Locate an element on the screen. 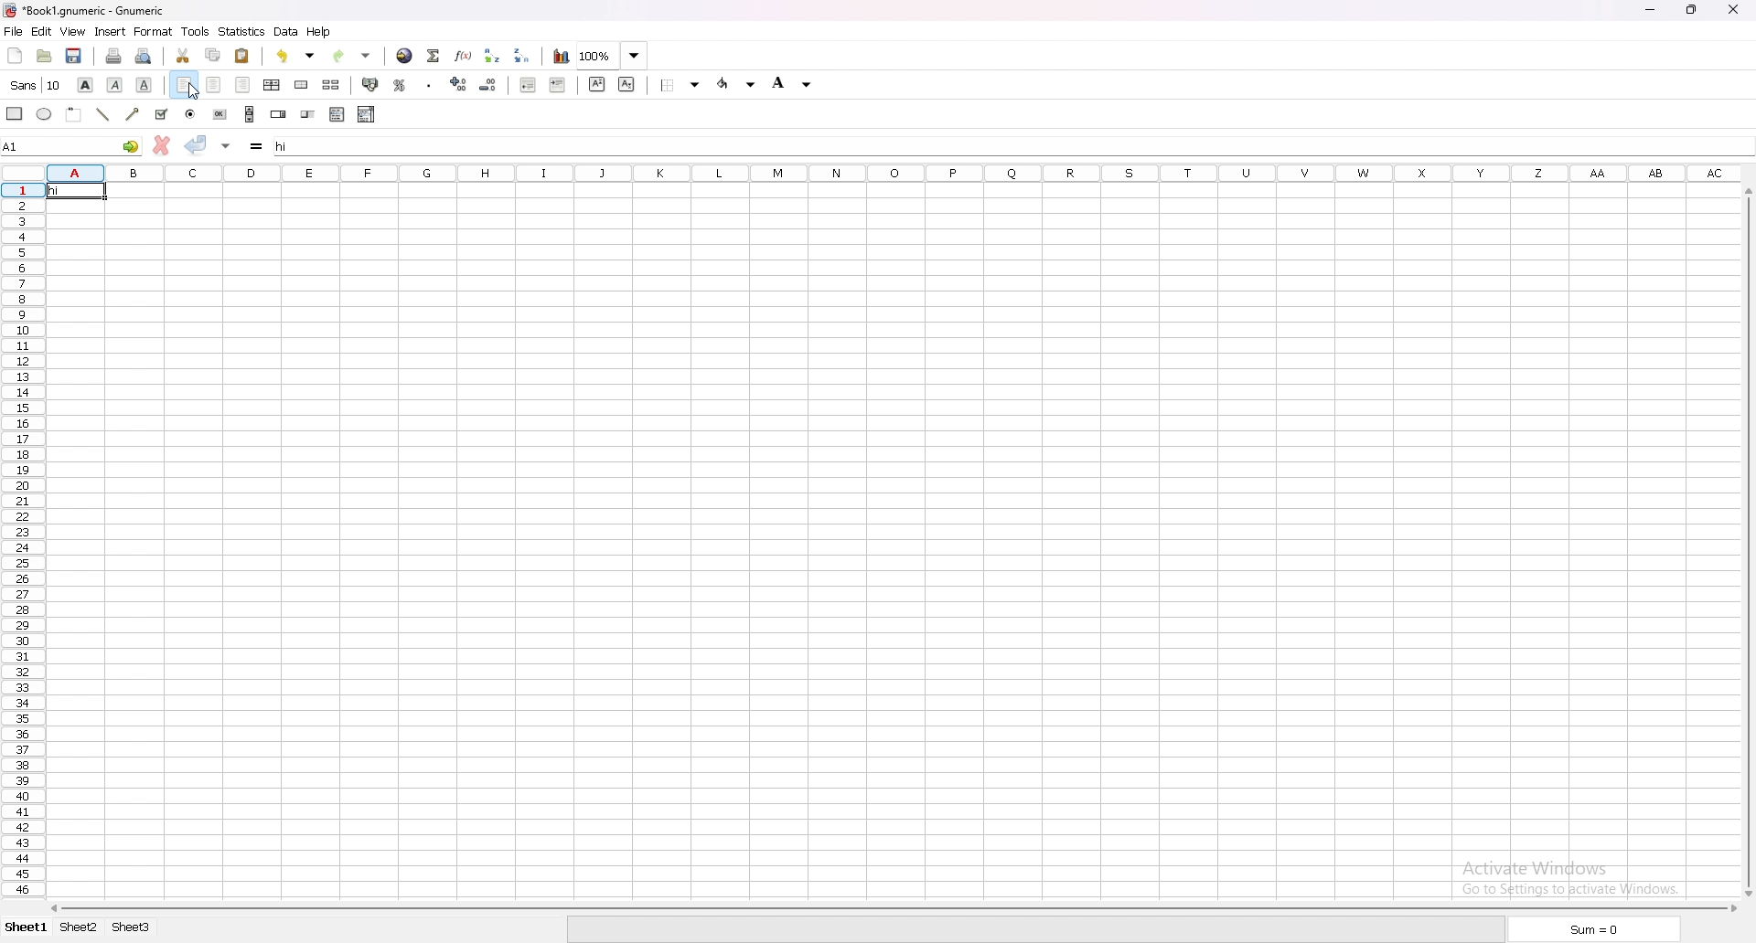 This screenshot has width=1756, height=943. file is located at coordinates (14, 32).